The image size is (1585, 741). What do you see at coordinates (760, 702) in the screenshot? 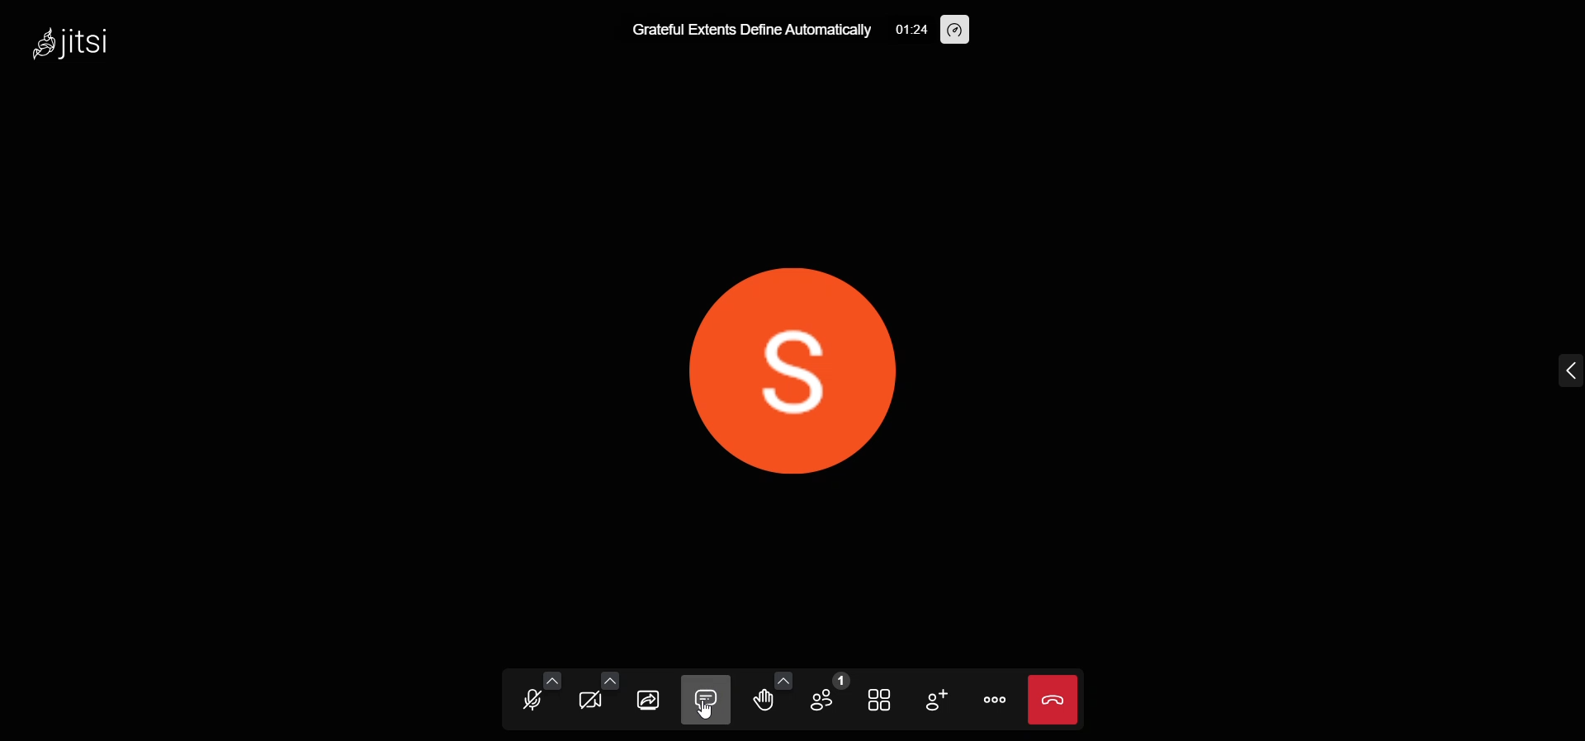
I see `raise hand` at bounding box center [760, 702].